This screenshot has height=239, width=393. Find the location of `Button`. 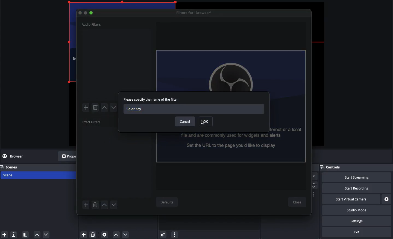

Button is located at coordinates (86, 13).